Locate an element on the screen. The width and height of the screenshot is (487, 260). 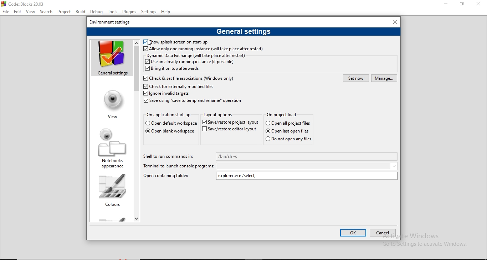
Check for externally modified files is located at coordinates (188, 78).